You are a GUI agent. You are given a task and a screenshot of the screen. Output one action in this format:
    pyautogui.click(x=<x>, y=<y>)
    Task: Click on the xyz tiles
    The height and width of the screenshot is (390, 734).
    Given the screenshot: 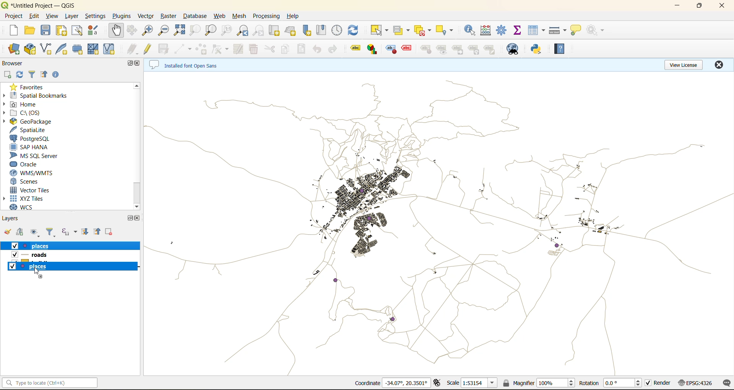 What is the action you would take?
    pyautogui.click(x=34, y=198)
    